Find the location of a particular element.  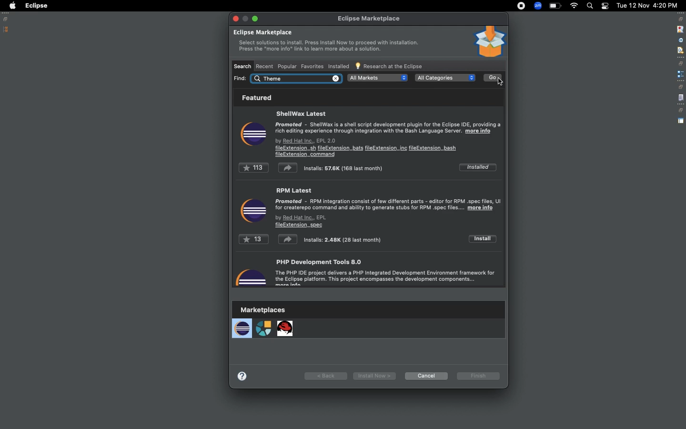

Apple logo is located at coordinates (12, 6).